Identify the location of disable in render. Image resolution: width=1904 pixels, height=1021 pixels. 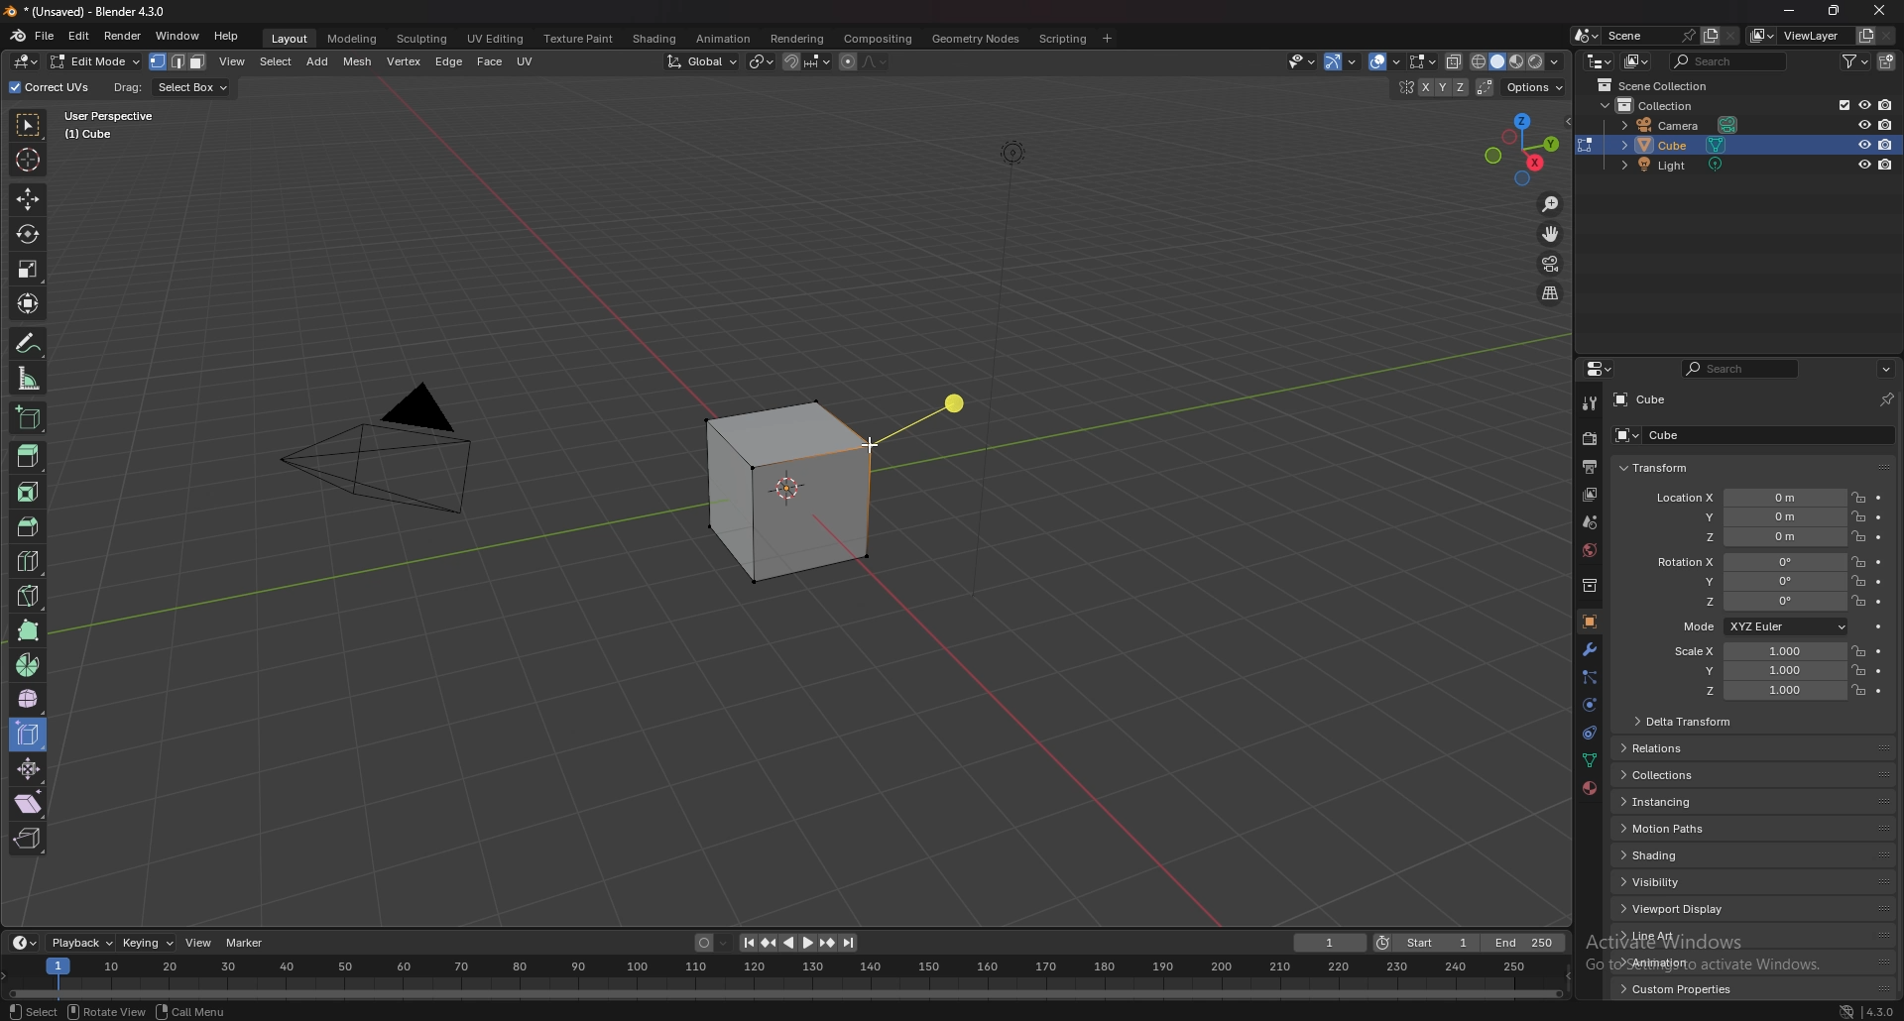
(1886, 105).